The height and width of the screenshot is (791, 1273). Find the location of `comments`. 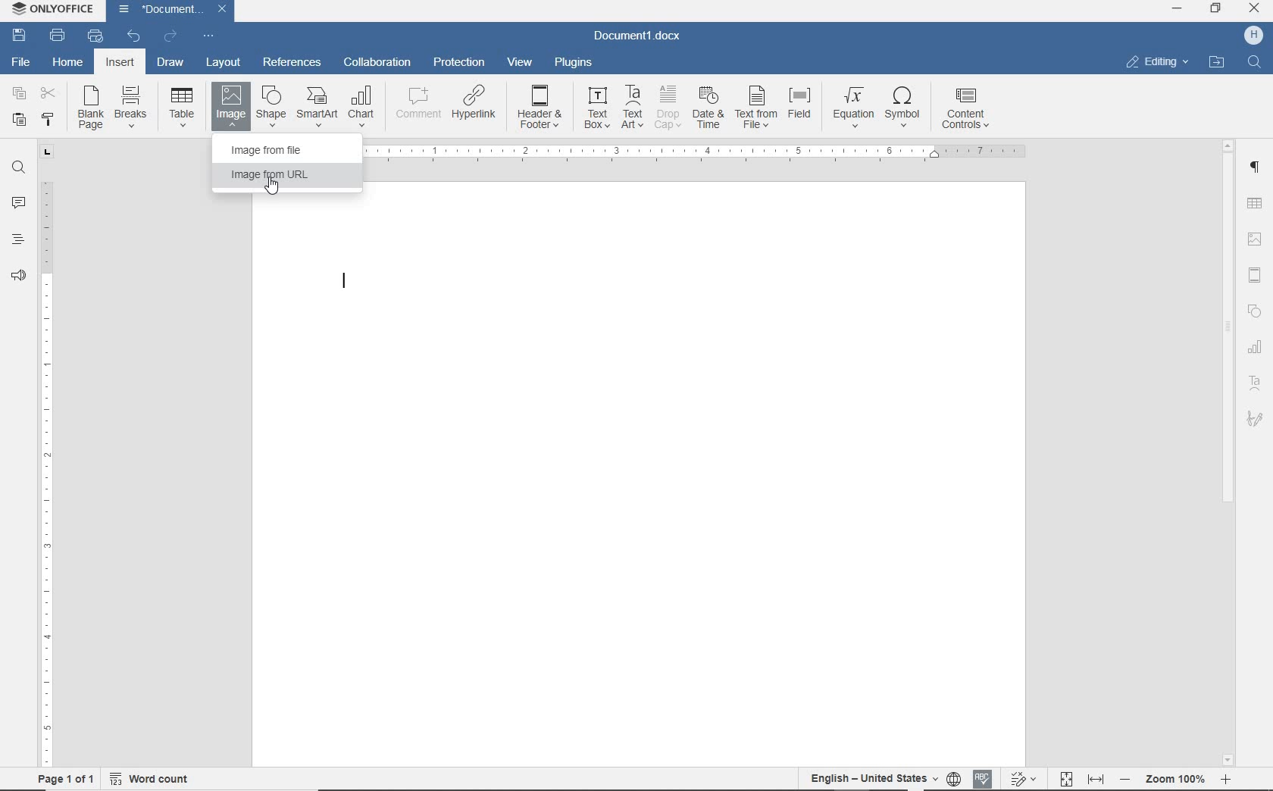

comments is located at coordinates (18, 204).